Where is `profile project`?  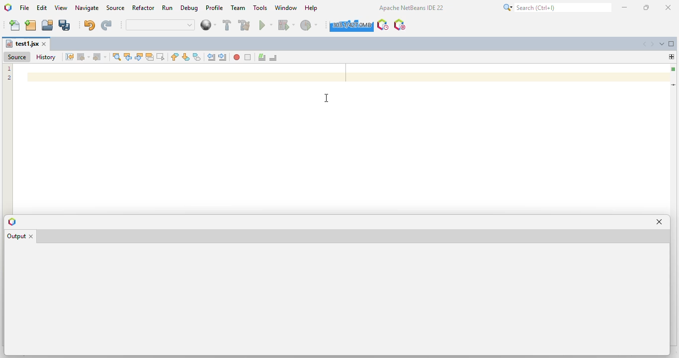 profile project is located at coordinates (309, 25).